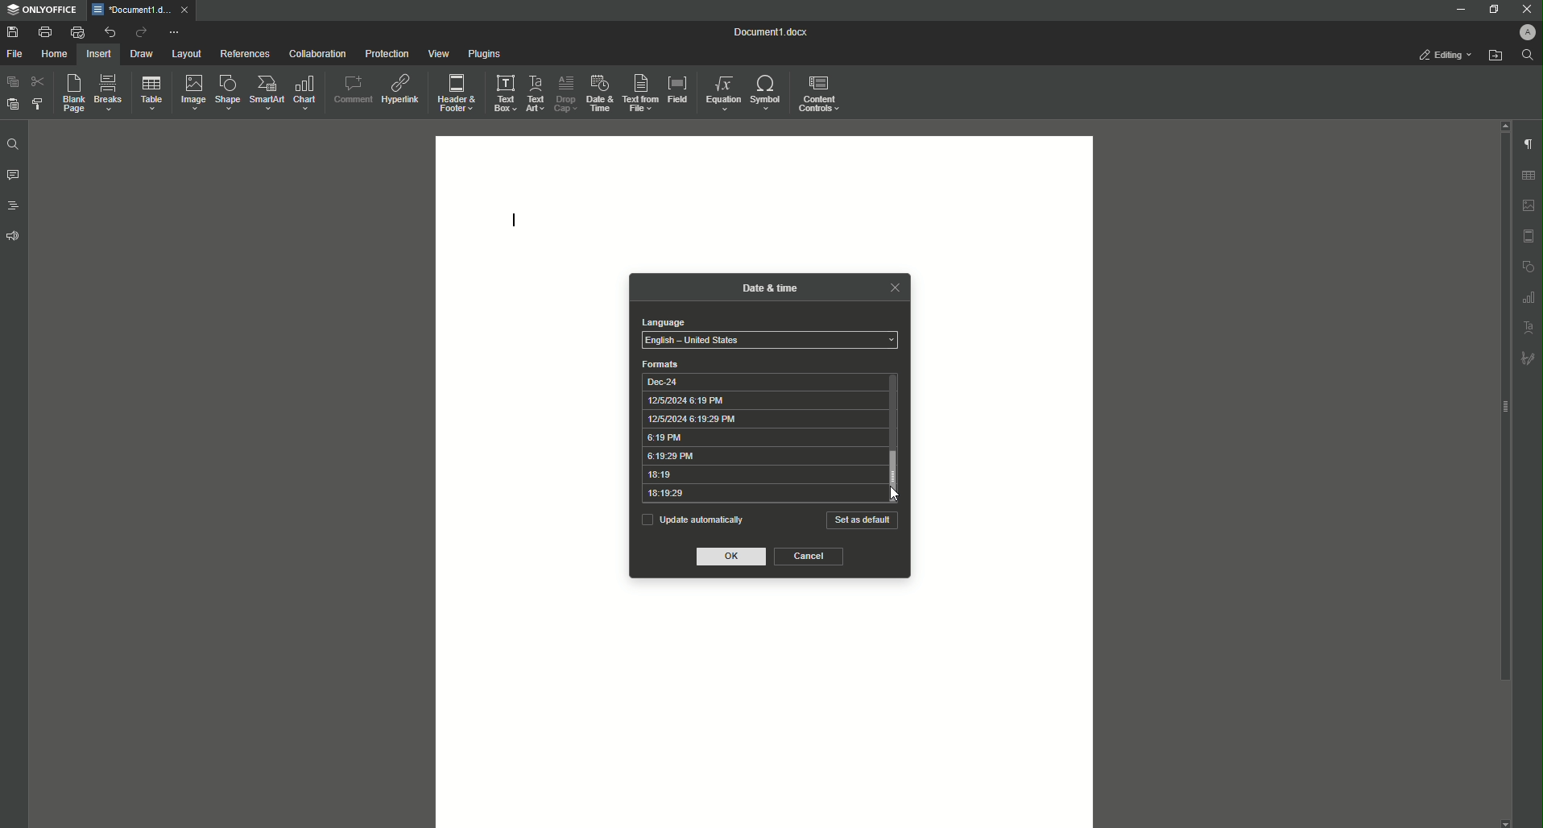 The image size is (1543, 828). Describe the element at coordinates (504, 92) in the screenshot. I see `Text Box` at that location.